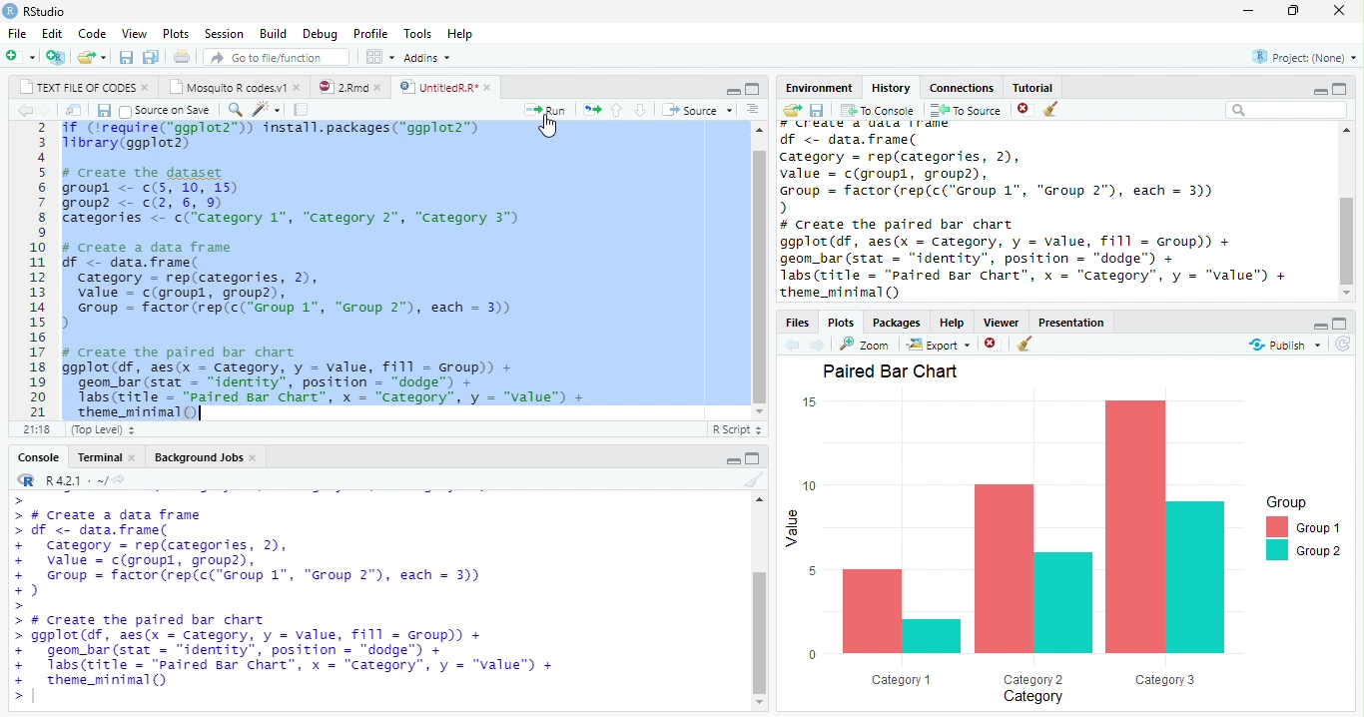 The height and width of the screenshot is (717, 1364). I want to click on code, so click(89, 32).